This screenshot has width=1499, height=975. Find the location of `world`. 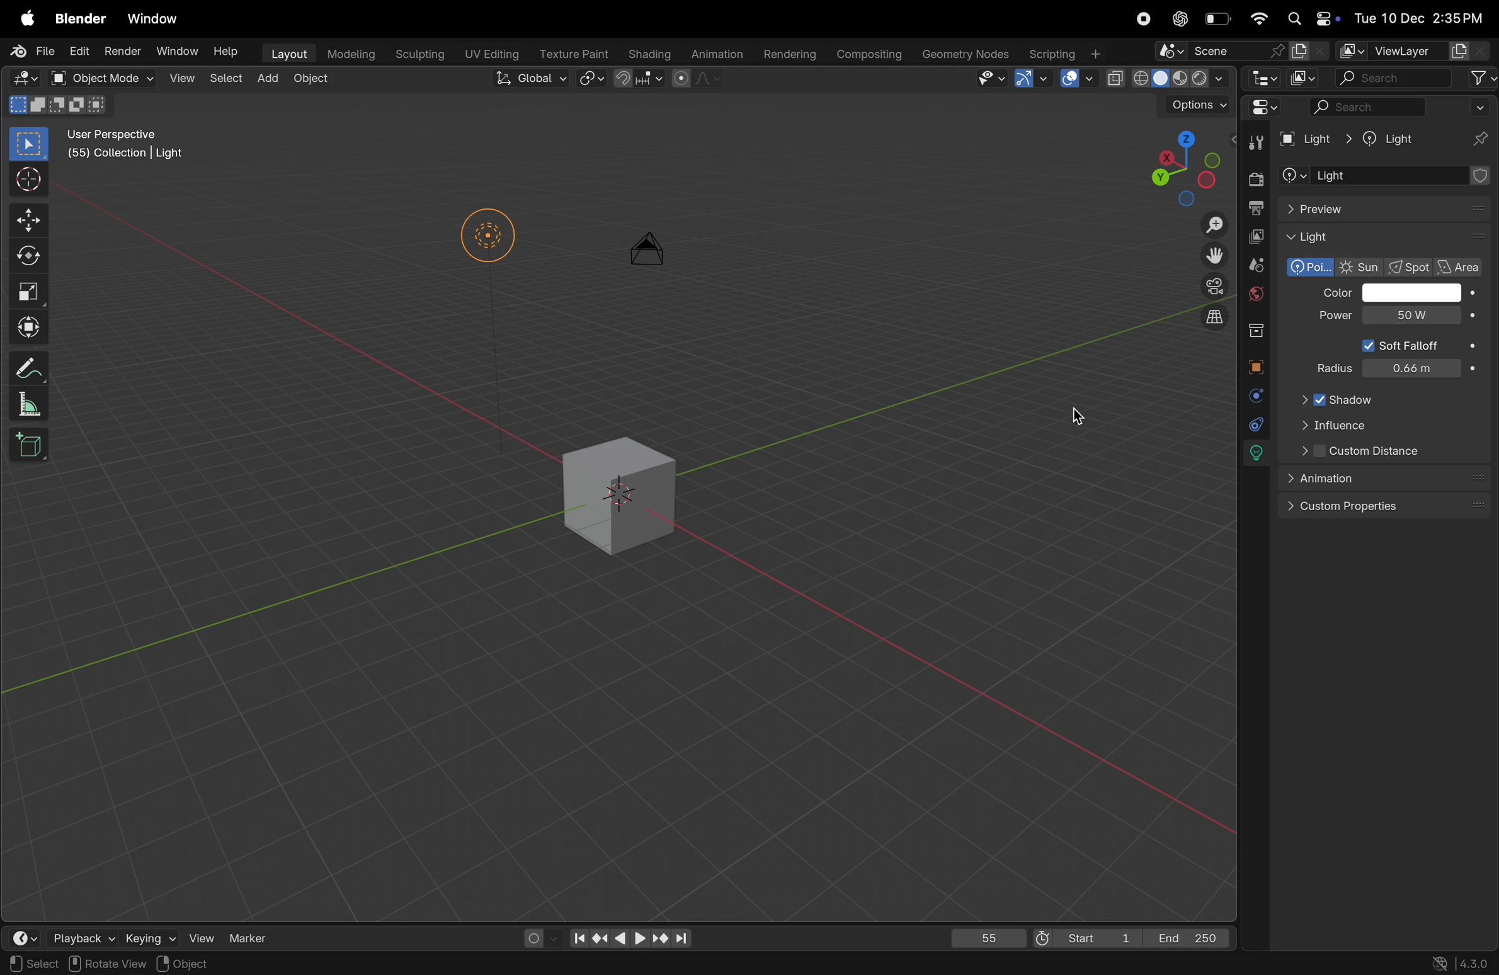

world is located at coordinates (1257, 295).